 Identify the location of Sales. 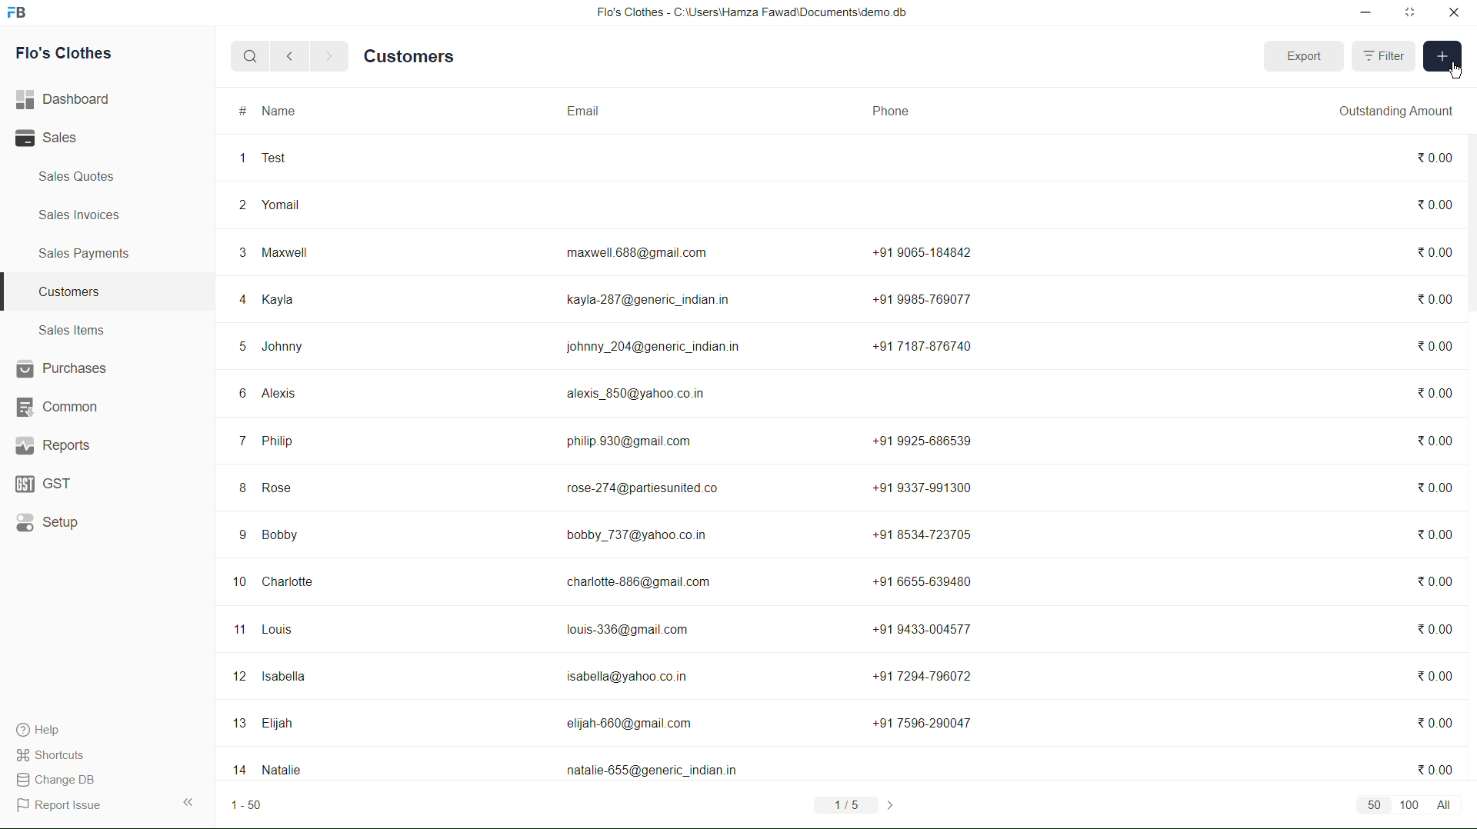
(54, 139).